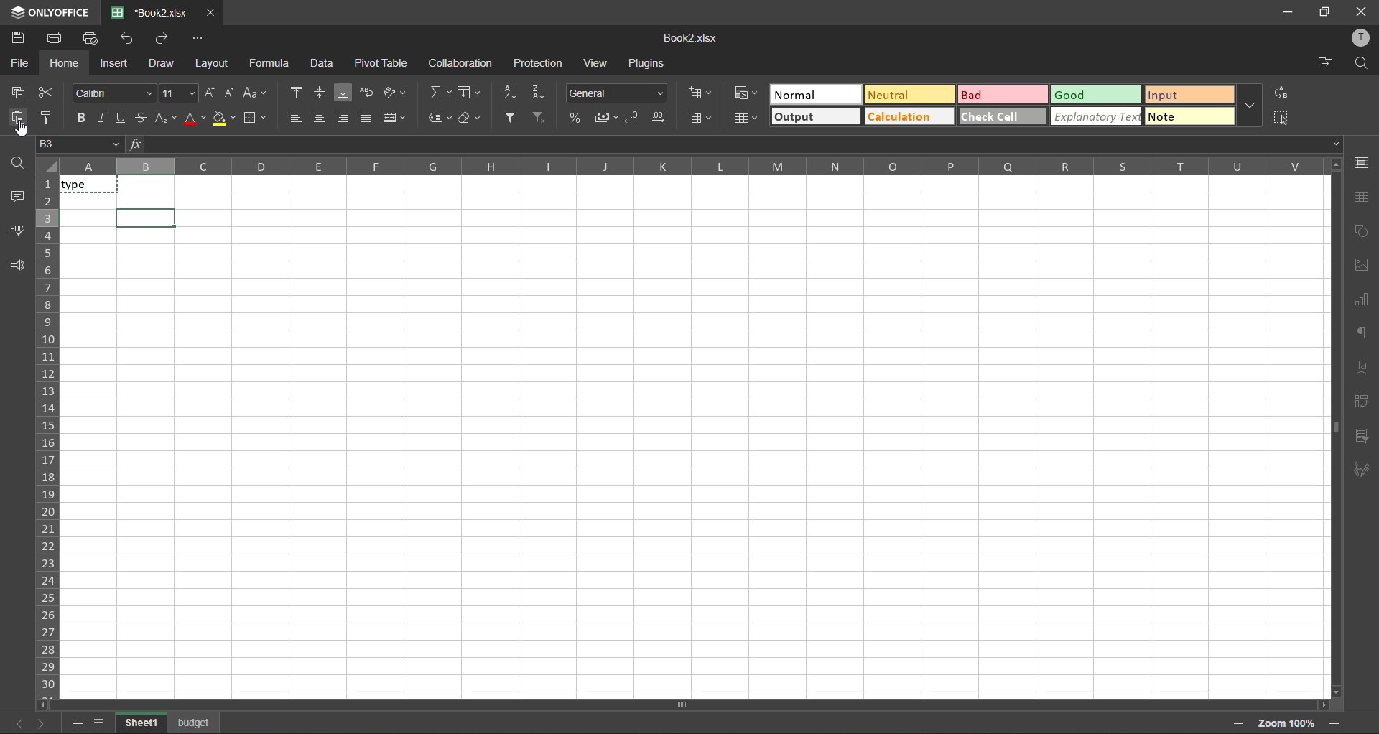 The width and height of the screenshot is (1379, 734). Describe the element at coordinates (167, 119) in the screenshot. I see `sub/superscript` at that location.